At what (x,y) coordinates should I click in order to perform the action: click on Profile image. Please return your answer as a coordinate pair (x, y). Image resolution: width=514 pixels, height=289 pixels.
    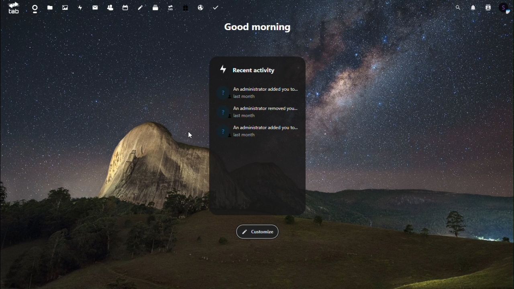
    Looking at the image, I should click on (221, 93).